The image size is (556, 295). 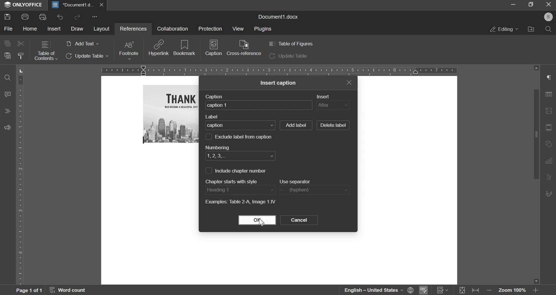 What do you see at coordinates (21, 44) in the screenshot?
I see `cut` at bounding box center [21, 44].